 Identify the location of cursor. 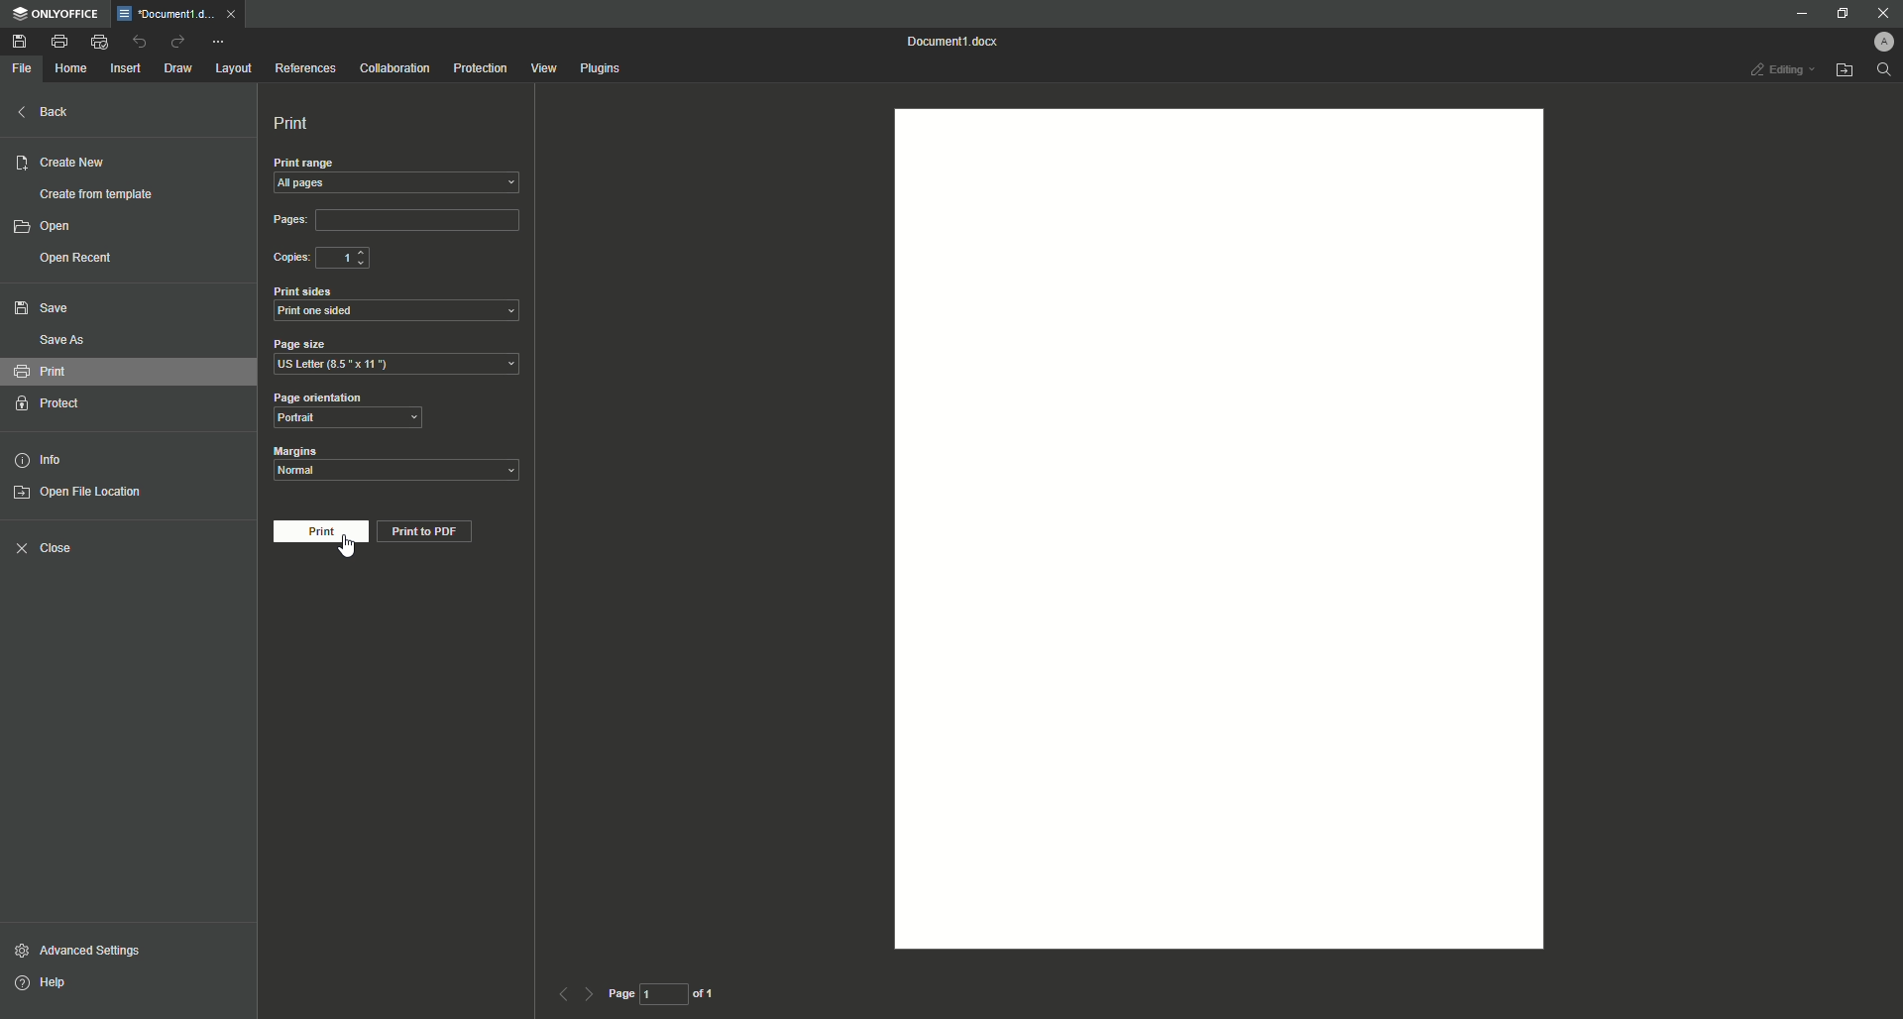
(357, 554).